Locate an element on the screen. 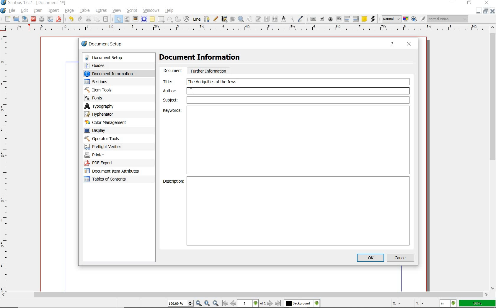 This screenshot has height=308, width=496. rotate item is located at coordinates (233, 19).